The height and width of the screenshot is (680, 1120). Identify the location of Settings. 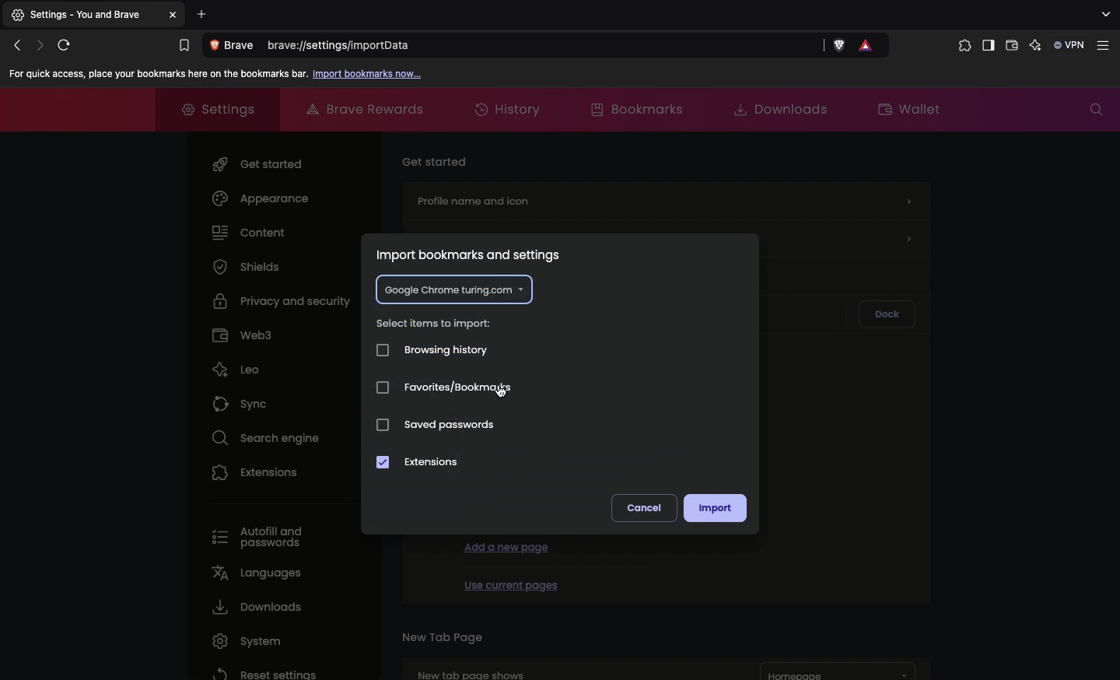
(212, 107).